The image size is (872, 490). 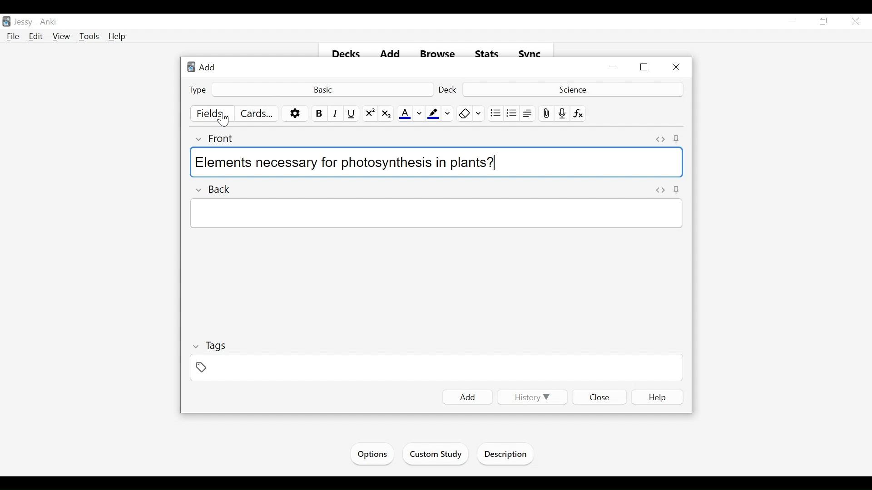 What do you see at coordinates (571, 89) in the screenshot?
I see `Deck` at bounding box center [571, 89].